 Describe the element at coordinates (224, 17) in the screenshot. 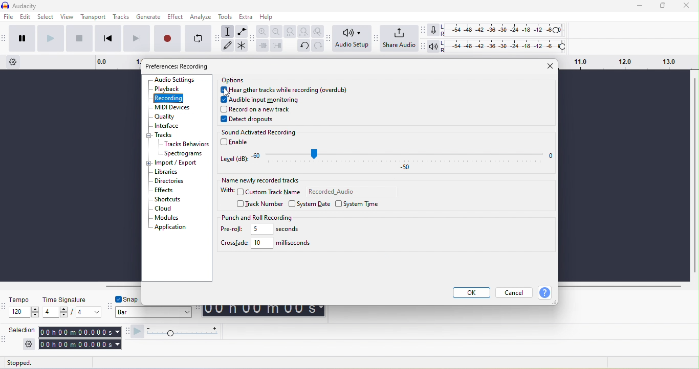

I see `tools` at that location.